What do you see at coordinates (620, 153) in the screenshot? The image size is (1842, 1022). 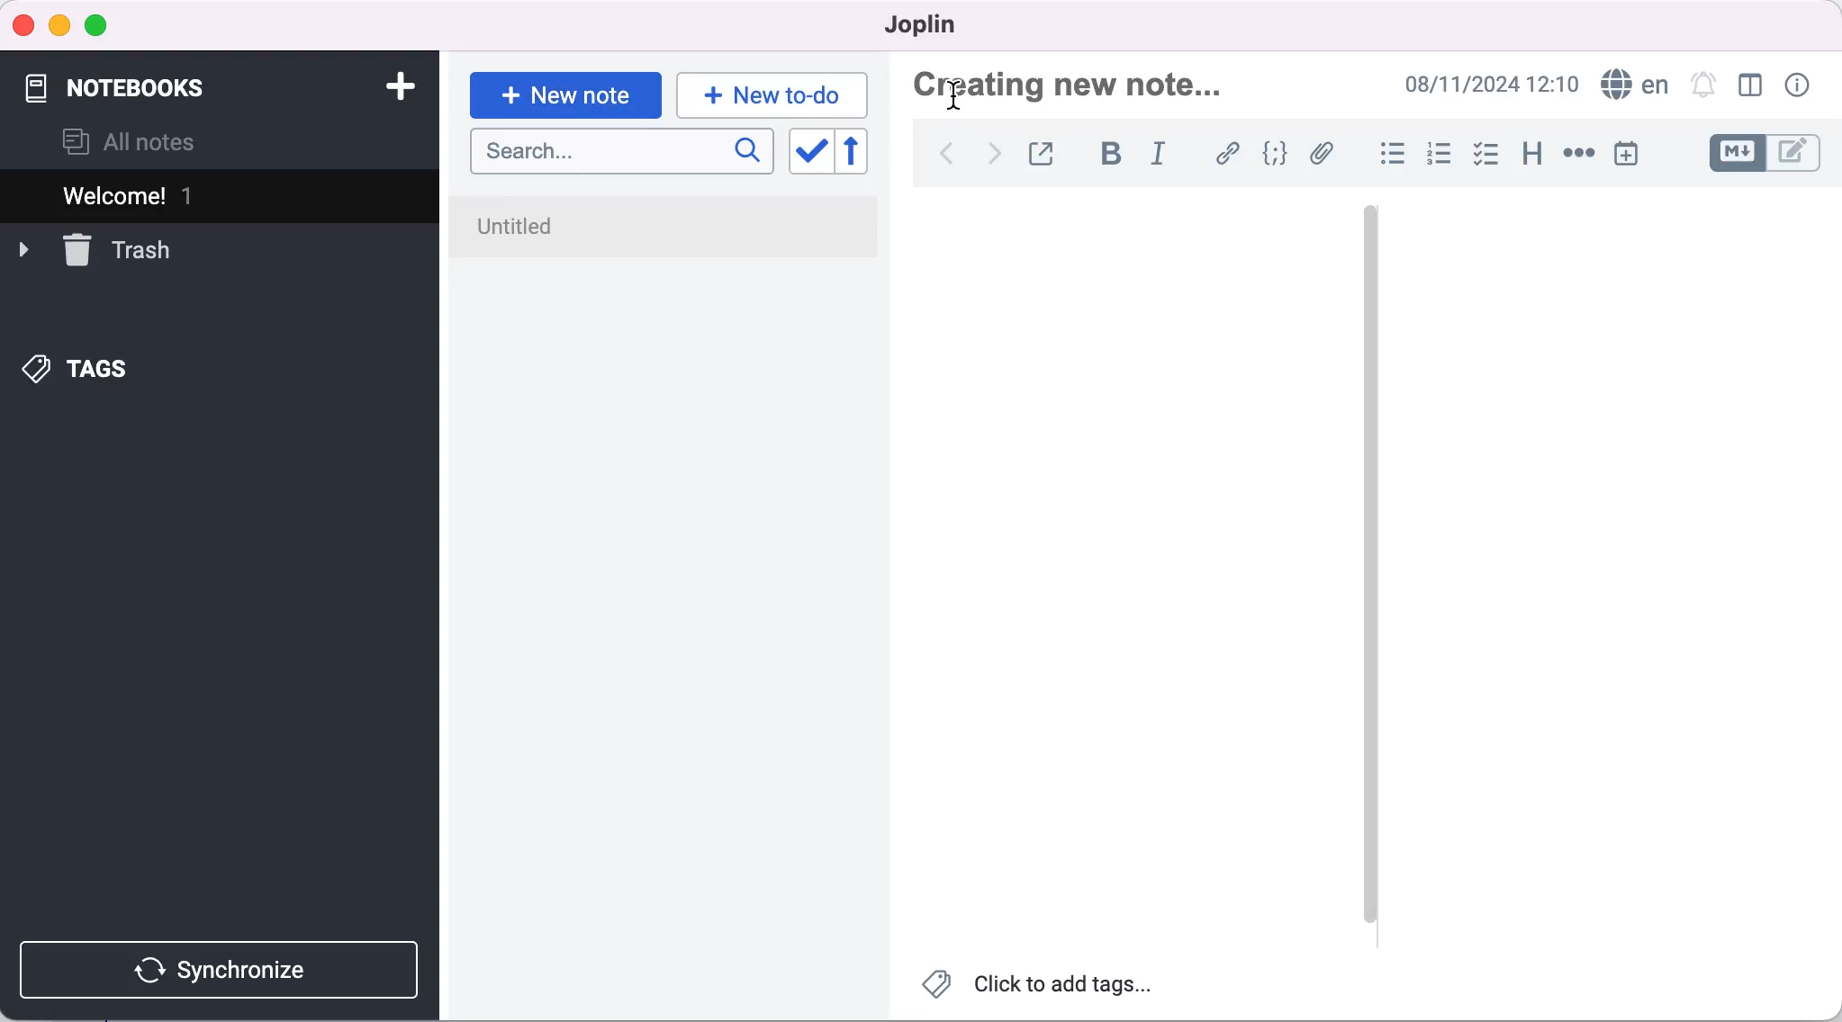 I see `search` at bounding box center [620, 153].